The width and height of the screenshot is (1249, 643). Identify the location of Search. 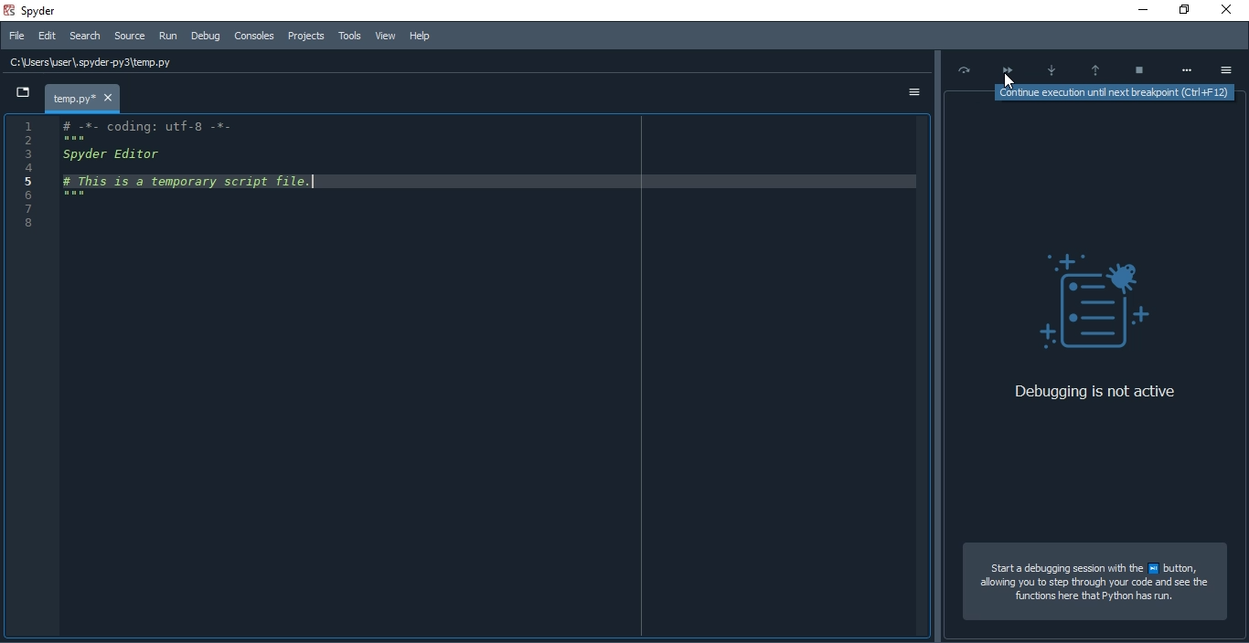
(83, 37).